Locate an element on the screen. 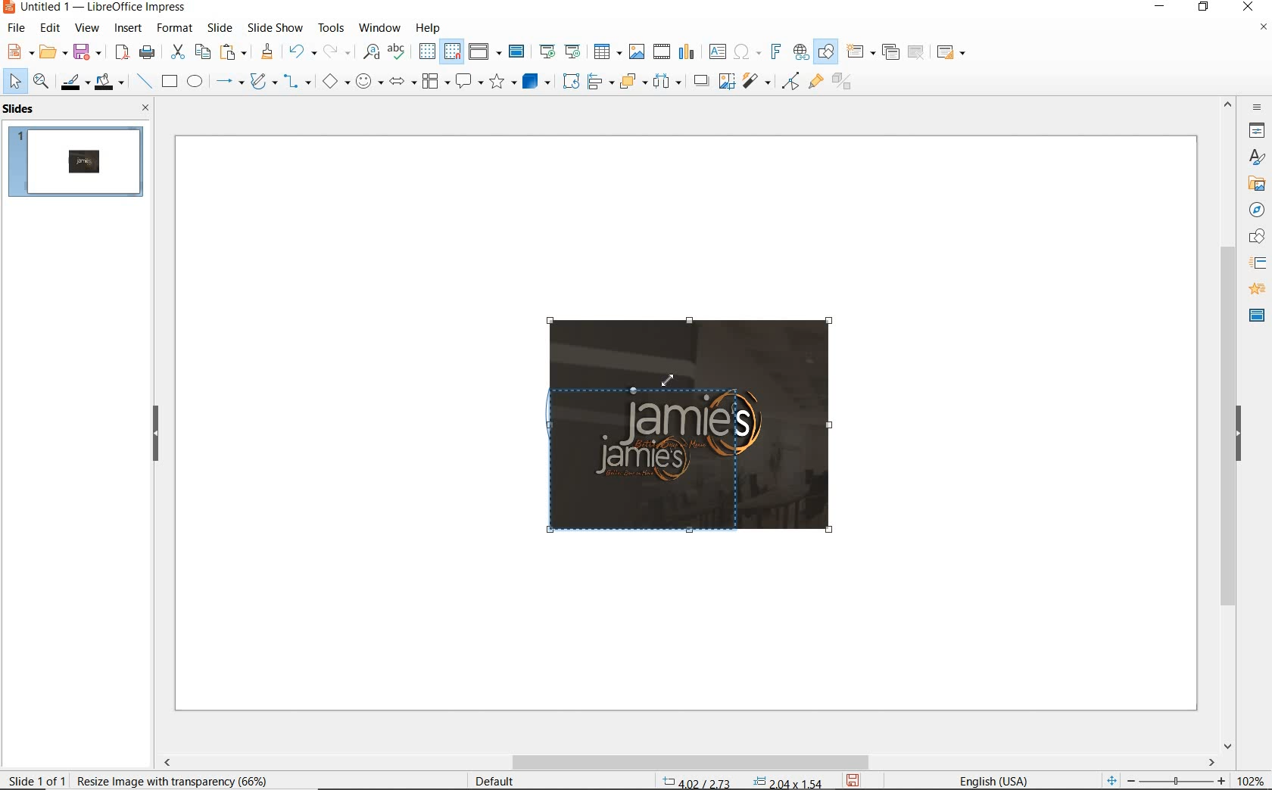 This screenshot has height=790, width=1272. format is located at coordinates (173, 27).